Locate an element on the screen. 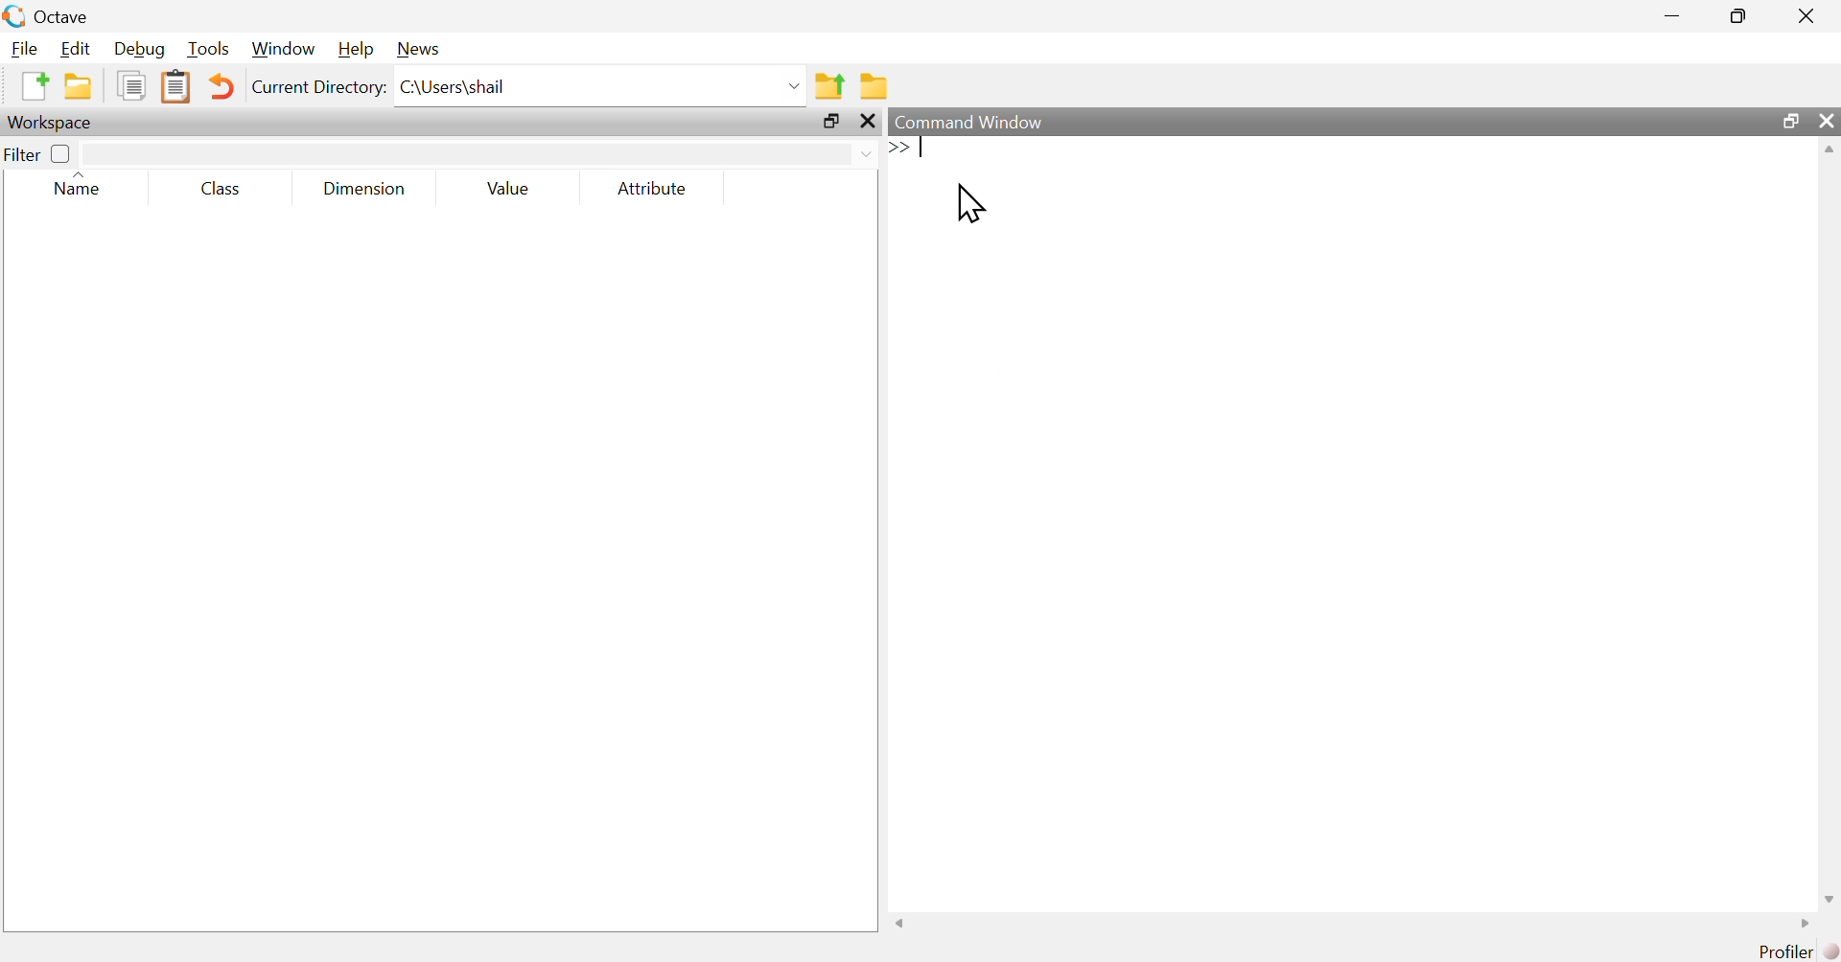  Tools is located at coordinates (205, 50).